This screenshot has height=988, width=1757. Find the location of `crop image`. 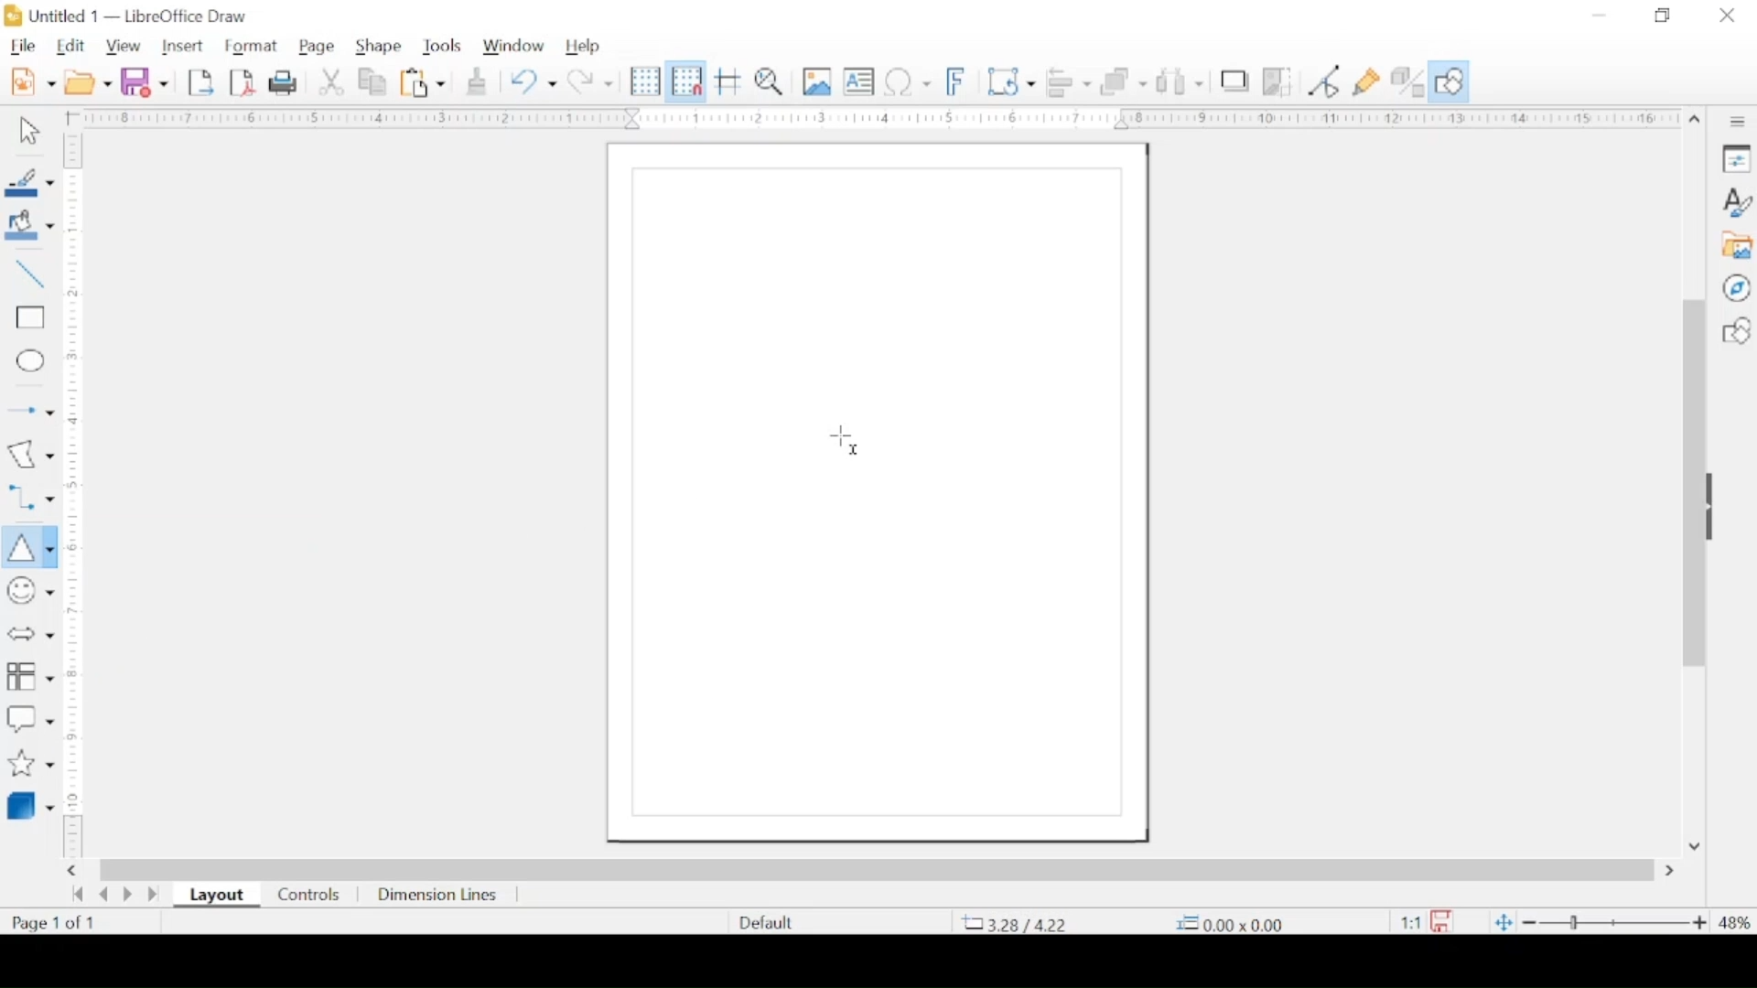

crop image is located at coordinates (1281, 82).